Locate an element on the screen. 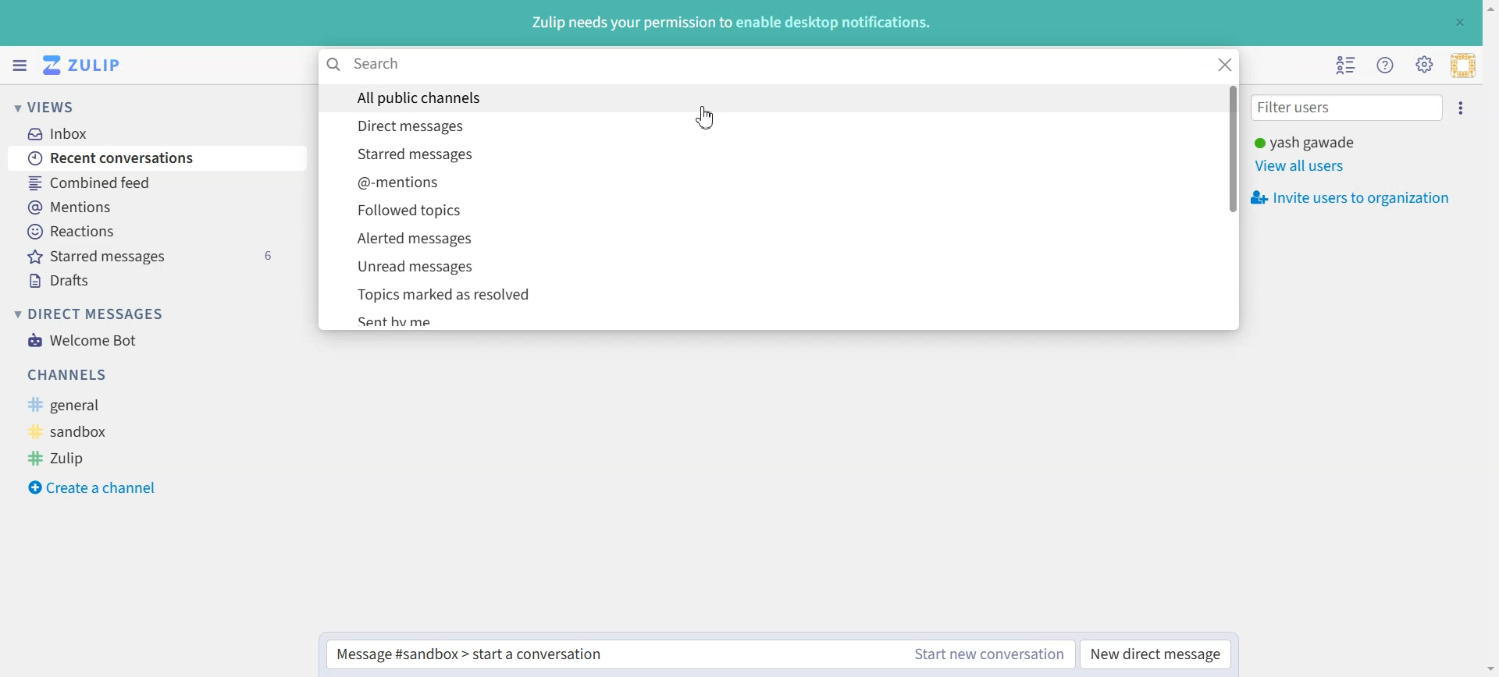 The image size is (1499, 677). Reactions is located at coordinates (155, 231).